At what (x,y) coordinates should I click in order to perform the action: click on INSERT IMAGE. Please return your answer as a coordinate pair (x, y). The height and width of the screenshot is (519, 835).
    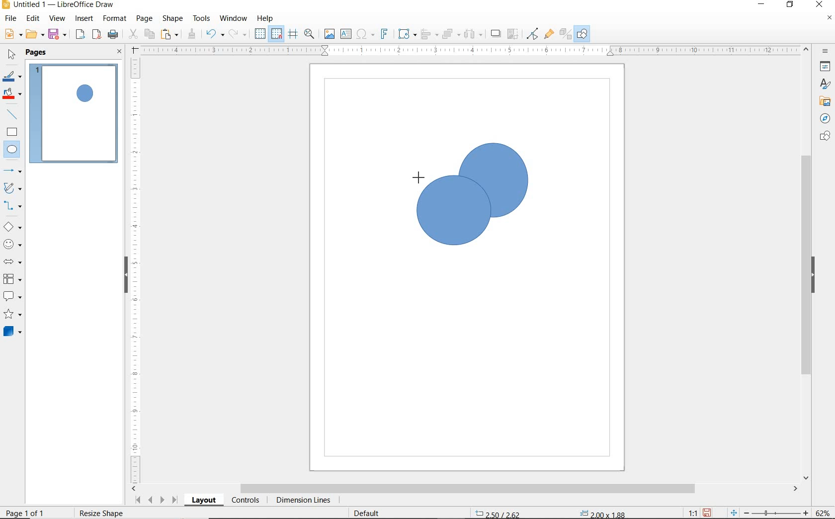
    Looking at the image, I should click on (330, 34).